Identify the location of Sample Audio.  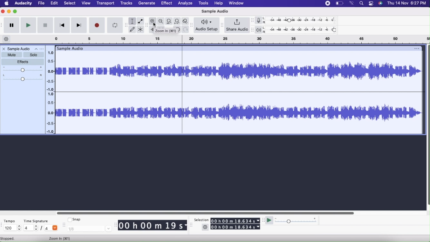
(215, 11).